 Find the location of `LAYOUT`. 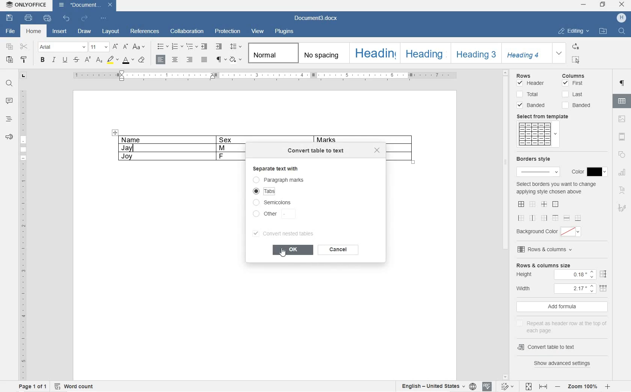

LAYOUT is located at coordinates (110, 32).